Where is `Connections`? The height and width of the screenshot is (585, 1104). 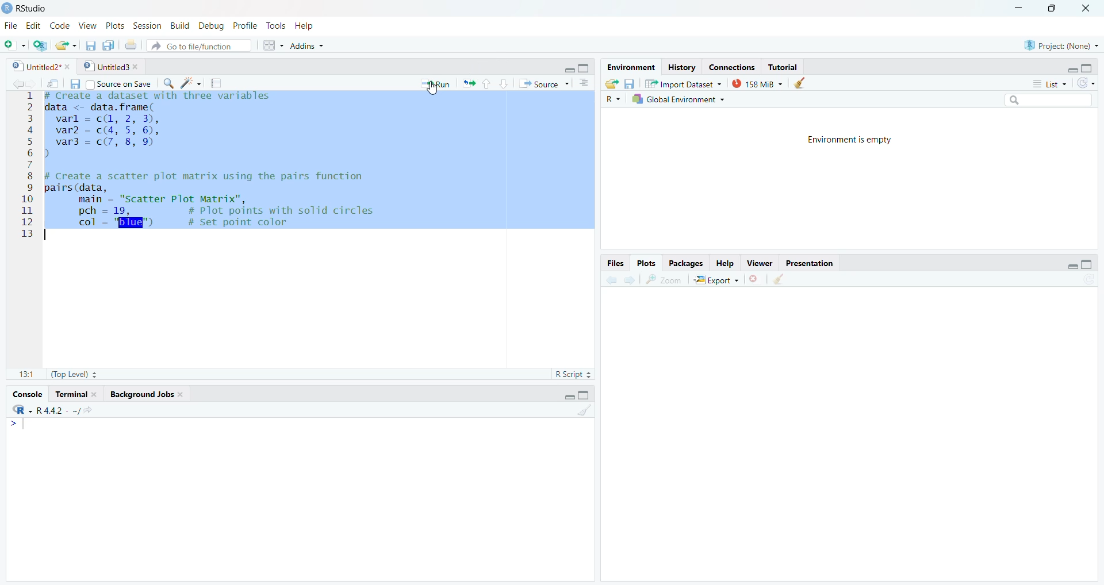 Connections is located at coordinates (730, 65).